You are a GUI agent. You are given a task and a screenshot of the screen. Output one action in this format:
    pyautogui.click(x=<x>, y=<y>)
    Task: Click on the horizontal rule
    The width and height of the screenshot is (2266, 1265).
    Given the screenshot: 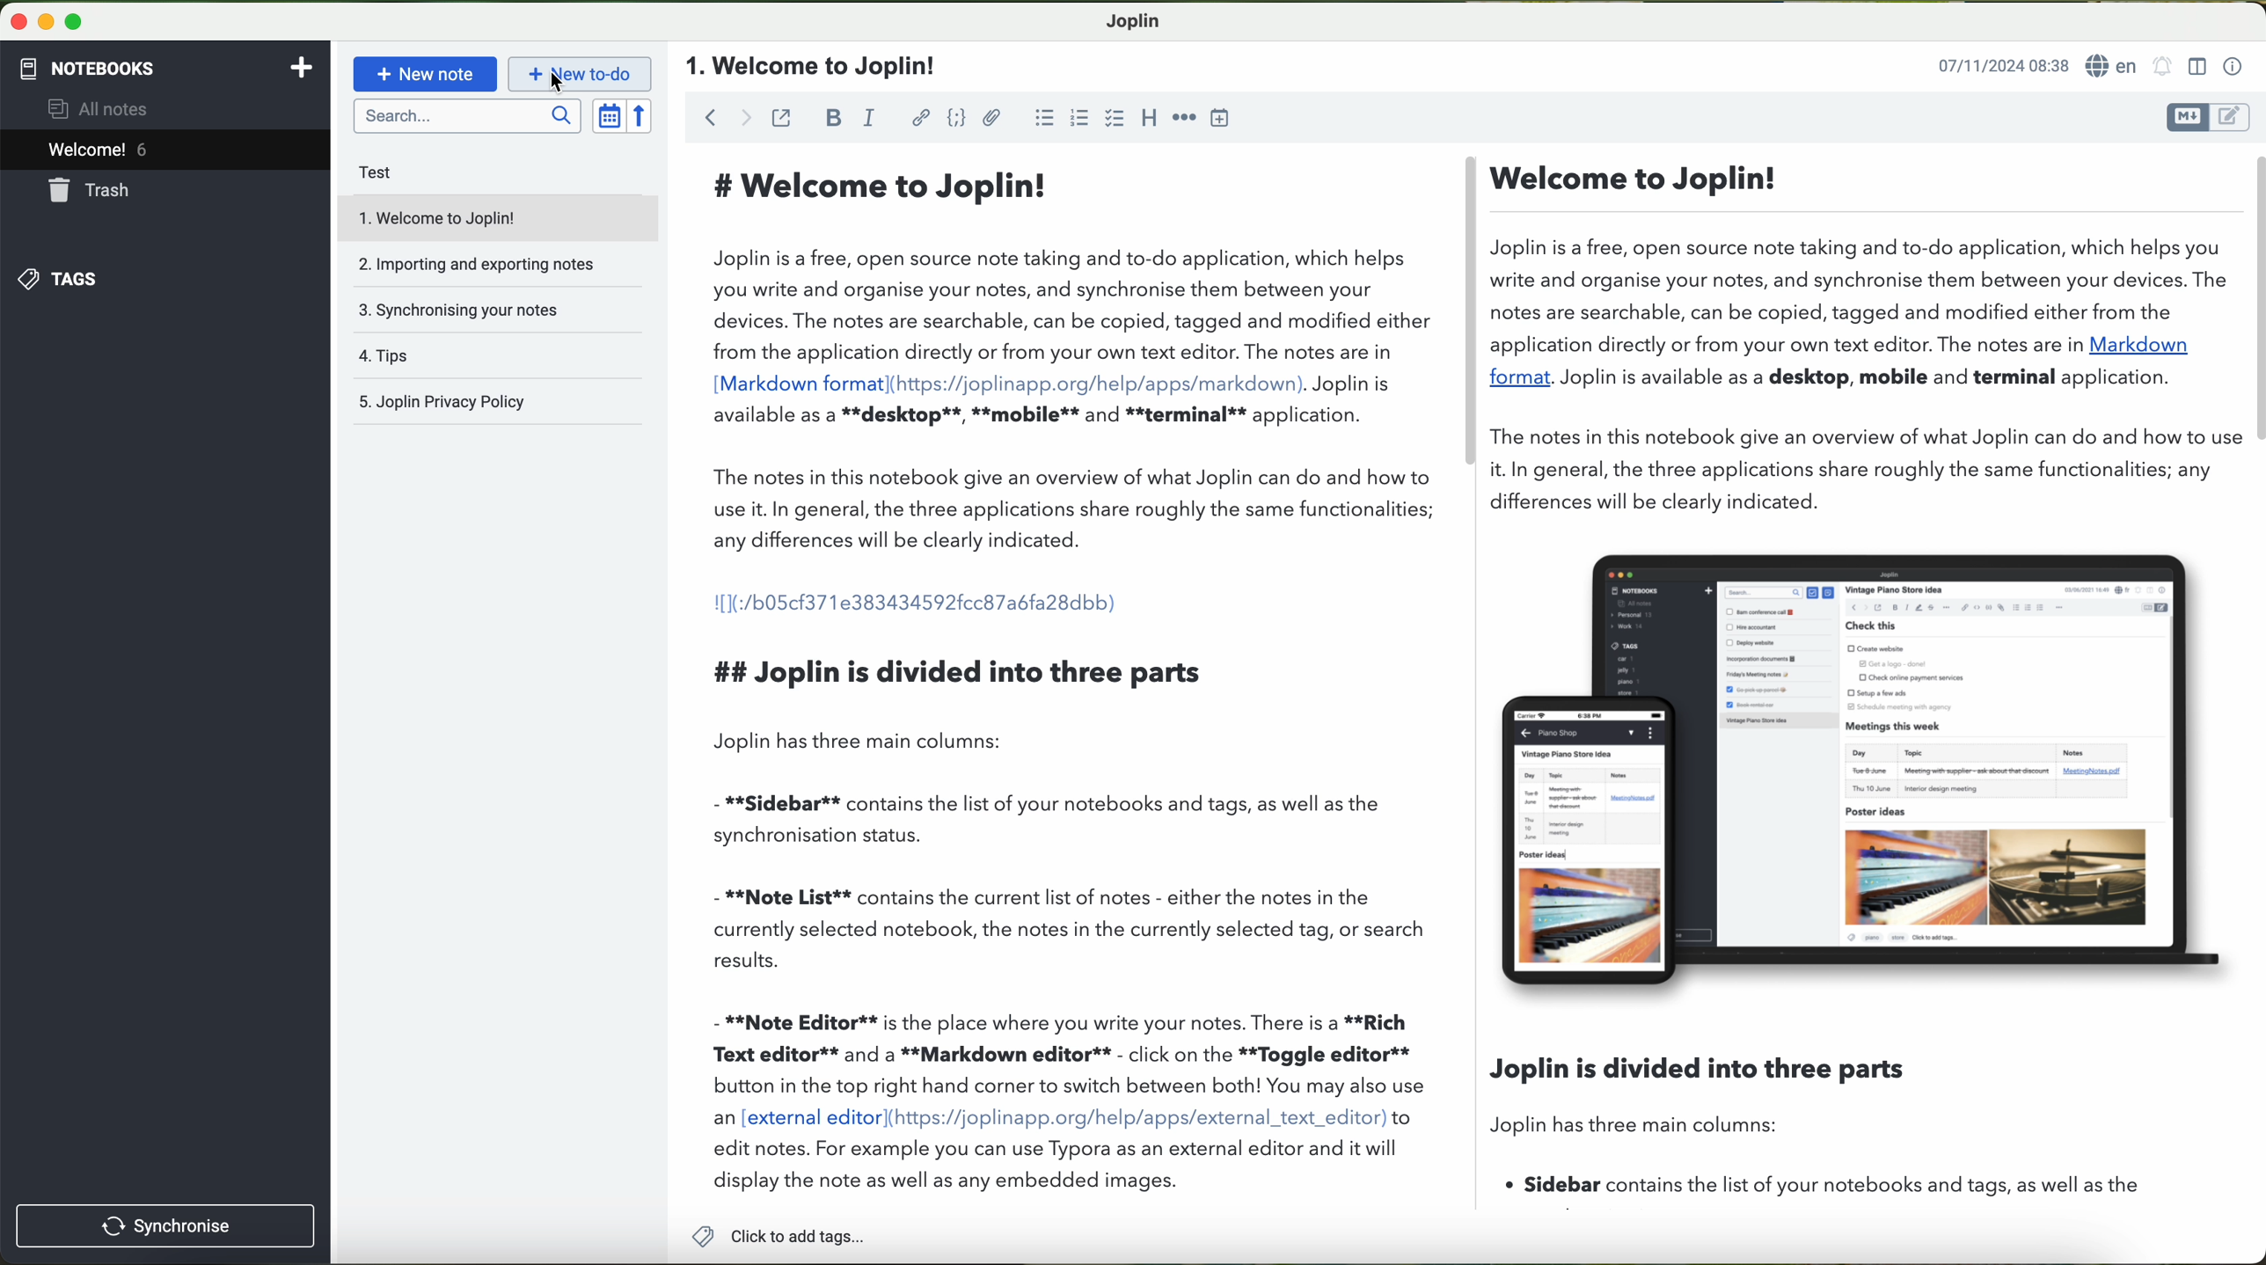 What is the action you would take?
    pyautogui.click(x=1184, y=118)
    